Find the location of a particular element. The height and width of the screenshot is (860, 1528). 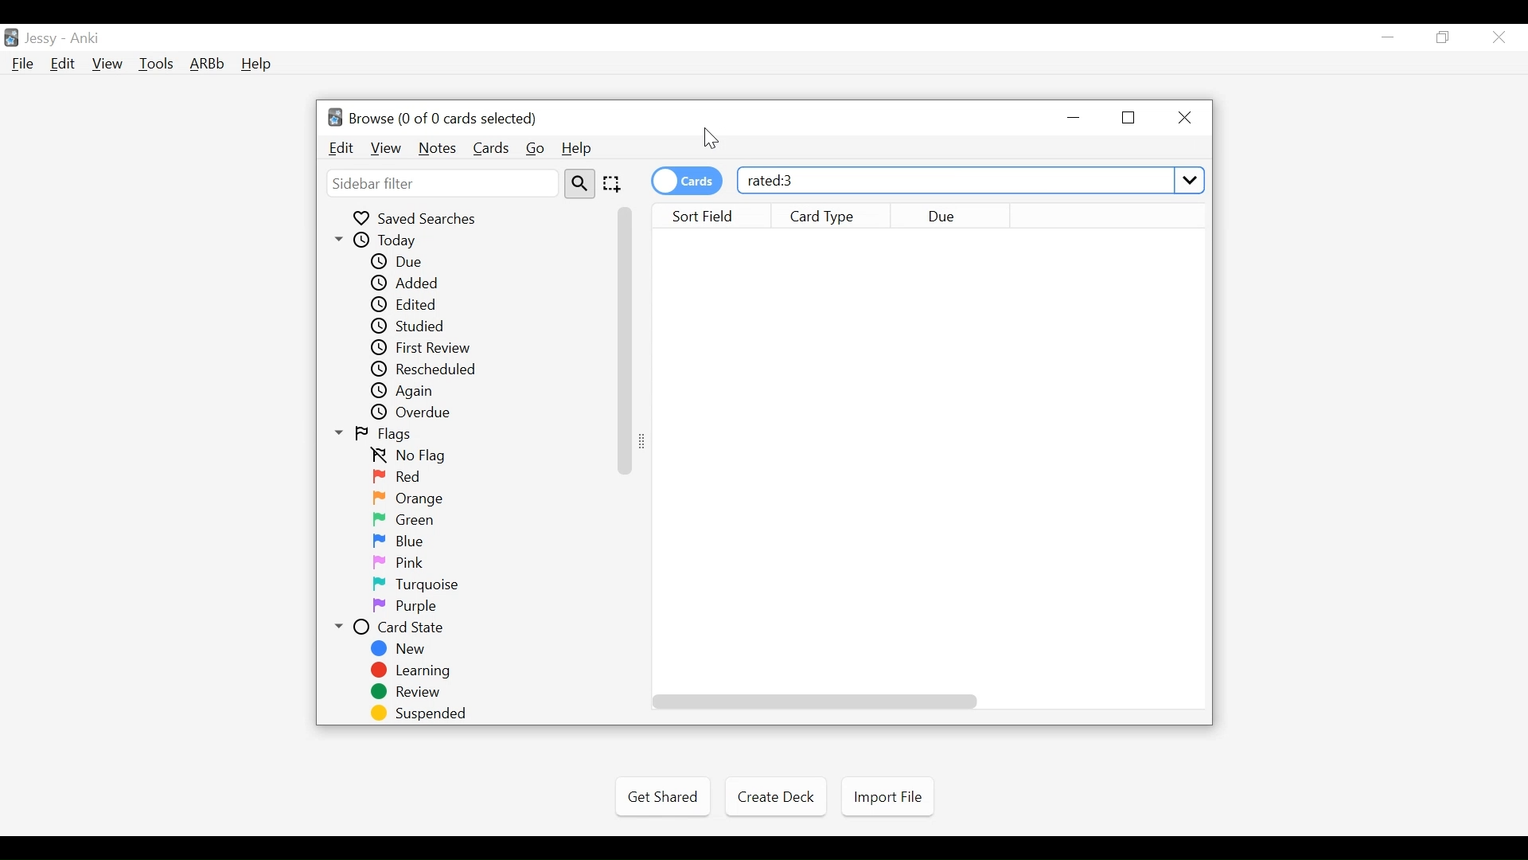

Go is located at coordinates (536, 150).